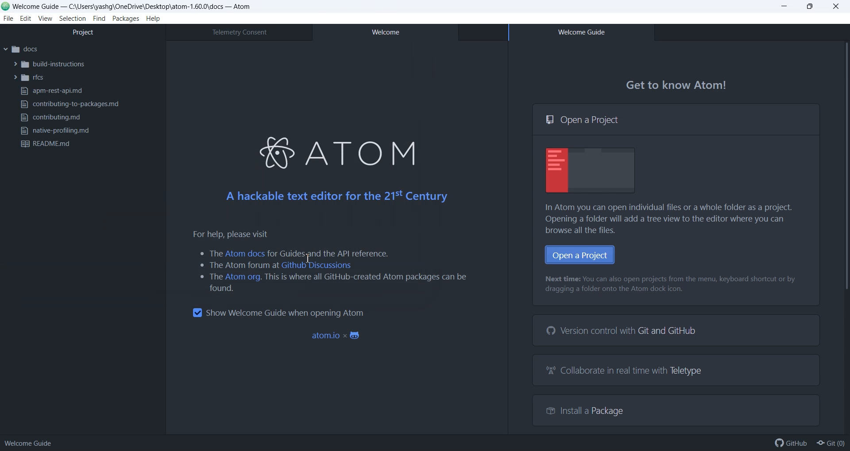 The image size is (850, 451). What do you see at coordinates (673, 219) in the screenshot?
I see `In Atom you can open individual files or a whole folder as a project.
Opening a folder will add a tree view to the editor where you can
browse all the files.` at bounding box center [673, 219].